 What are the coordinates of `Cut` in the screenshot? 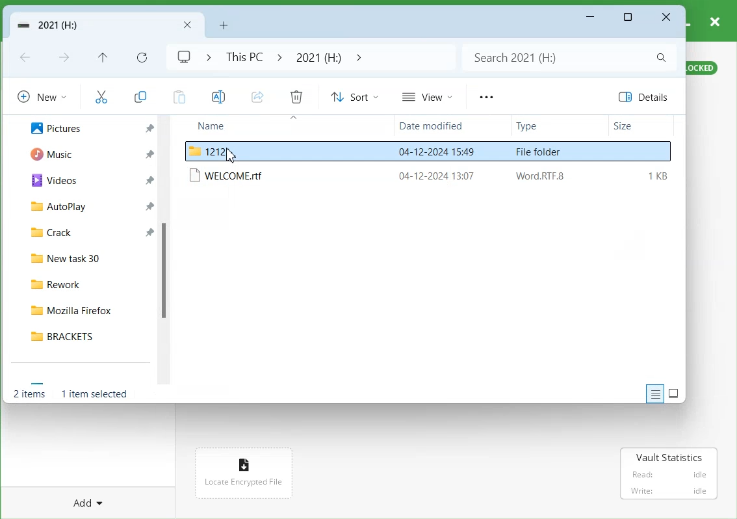 It's located at (101, 96).